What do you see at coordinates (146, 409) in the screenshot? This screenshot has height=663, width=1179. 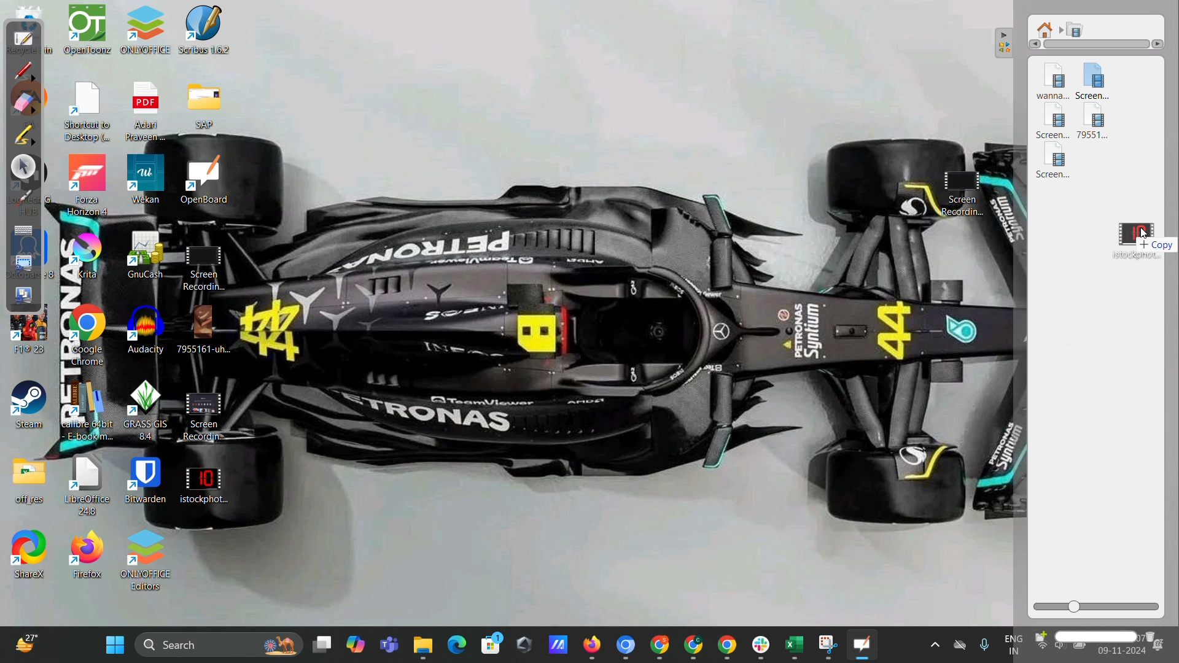 I see `Grass GIS B.4` at bounding box center [146, 409].